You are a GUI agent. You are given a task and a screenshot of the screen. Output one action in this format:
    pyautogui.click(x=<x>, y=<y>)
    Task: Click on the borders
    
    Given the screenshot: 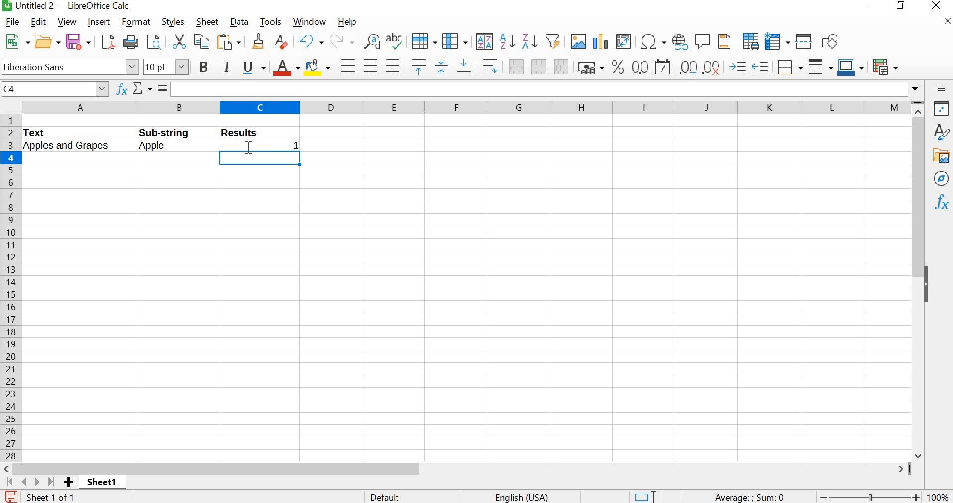 What is the action you would take?
    pyautogui.click(x=789, y=66)
    